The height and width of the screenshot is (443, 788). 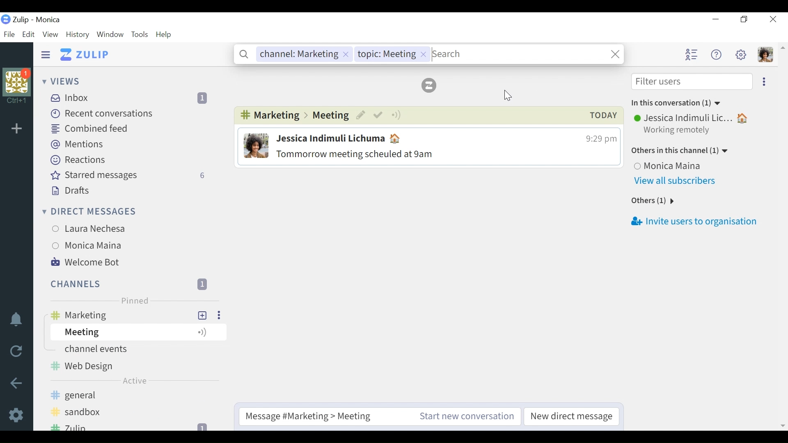 What do you see at coordinates (573, 417) in the screenshot?
I see `New direct message` at bounding box center [573, 417].